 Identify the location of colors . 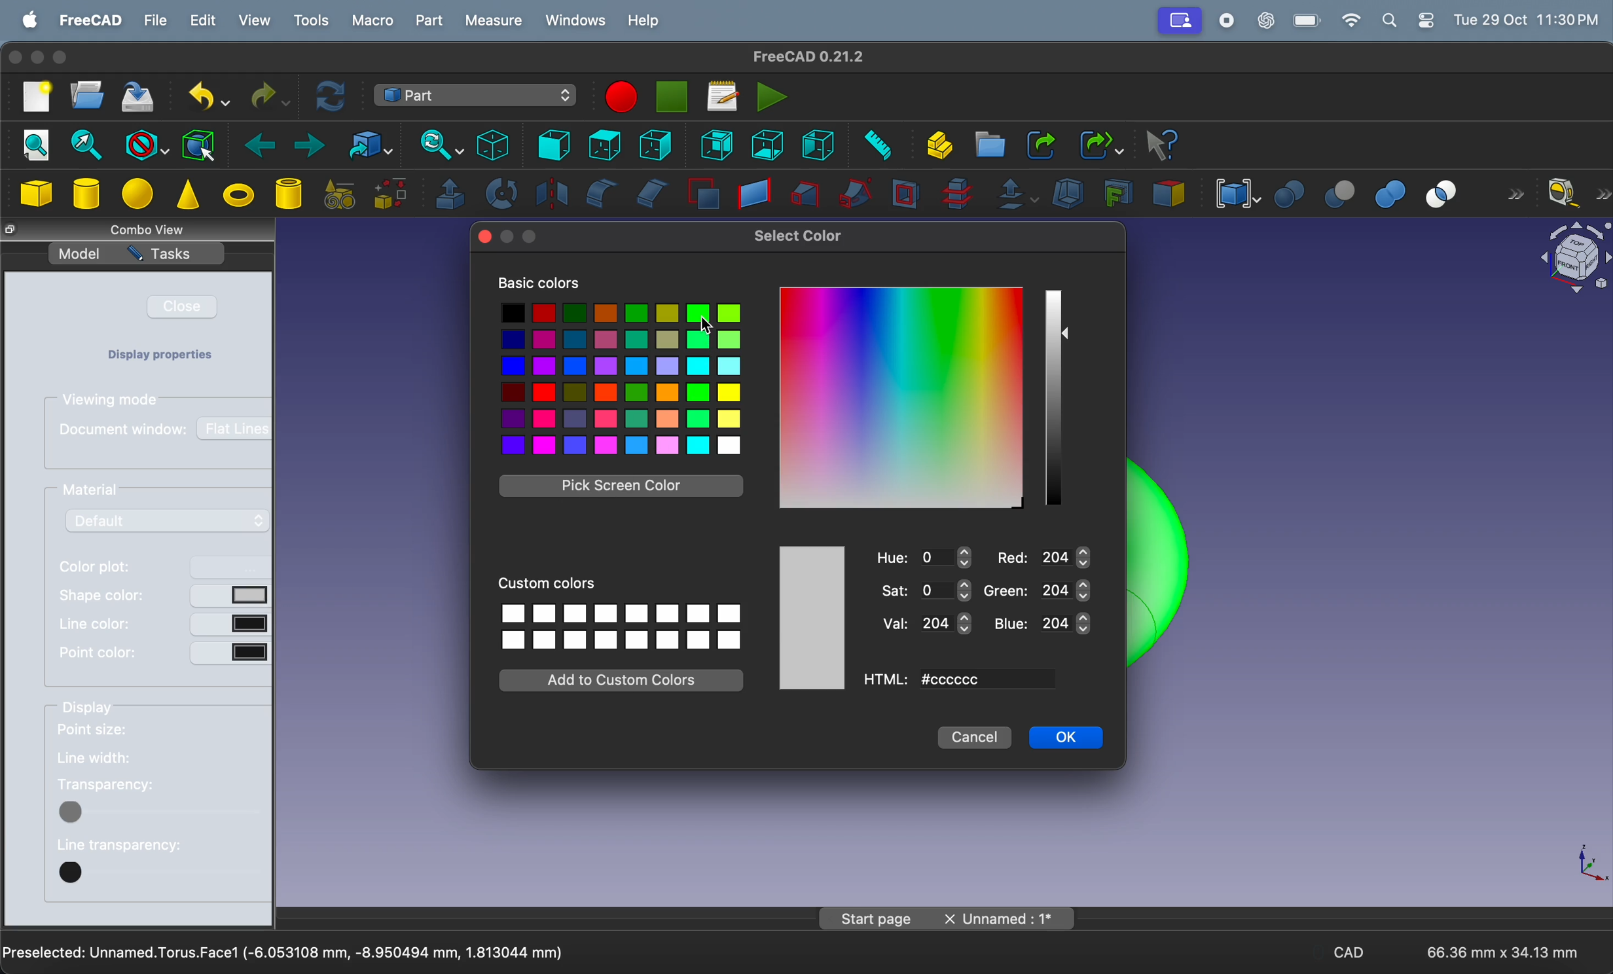
(812, 616).